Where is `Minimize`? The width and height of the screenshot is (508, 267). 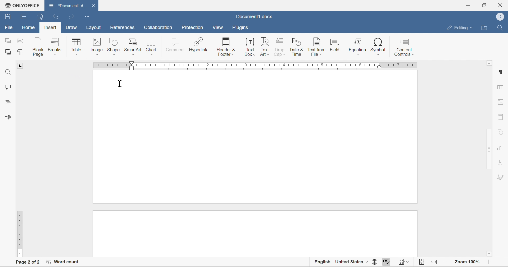 Minimize is located at coordinates (469, 4).